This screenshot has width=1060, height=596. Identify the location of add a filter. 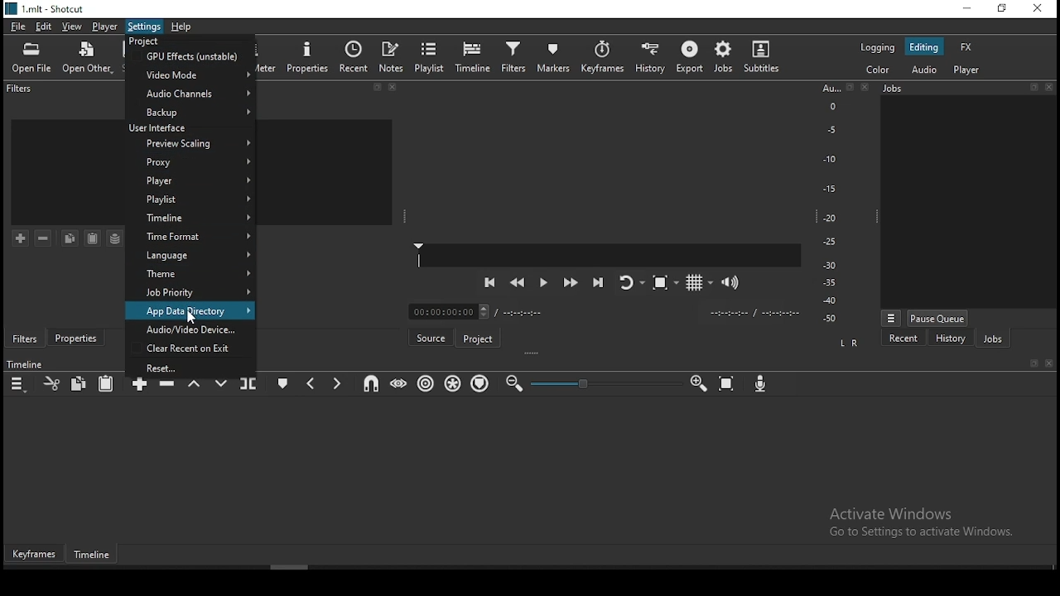
(22, 239).